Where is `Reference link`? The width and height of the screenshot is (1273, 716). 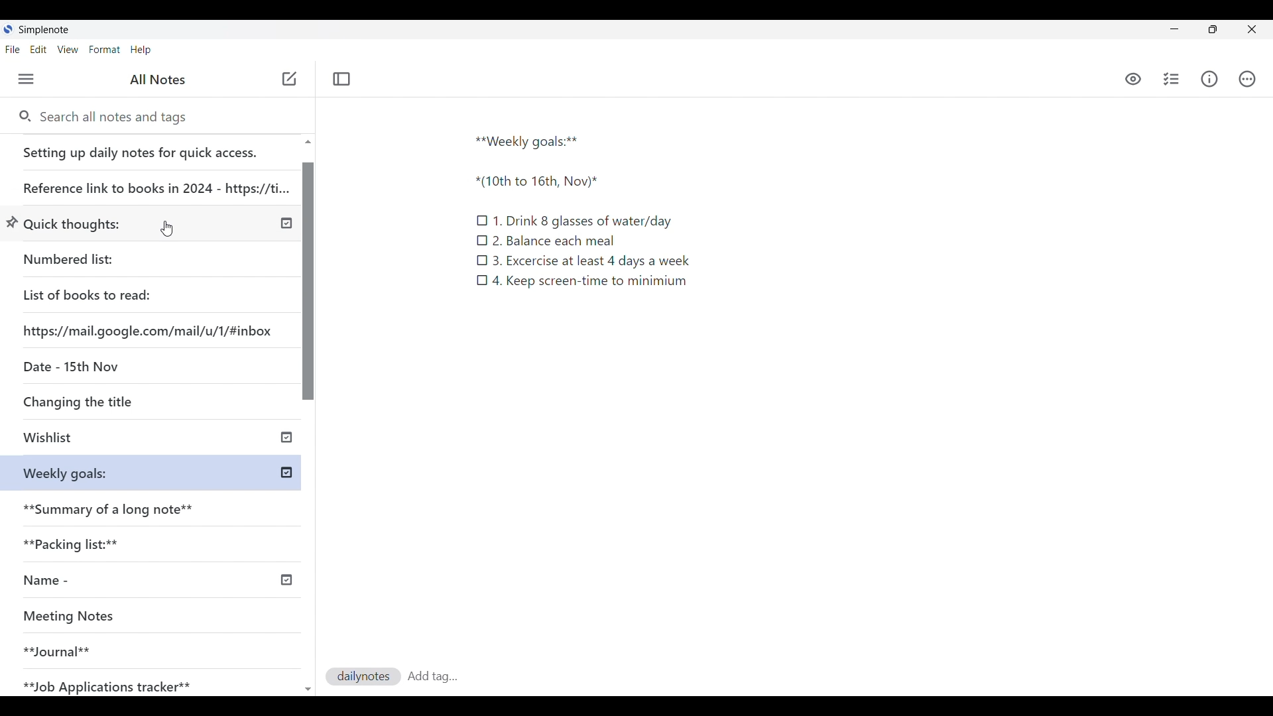 Reference link is located at coordinates (154, 183).